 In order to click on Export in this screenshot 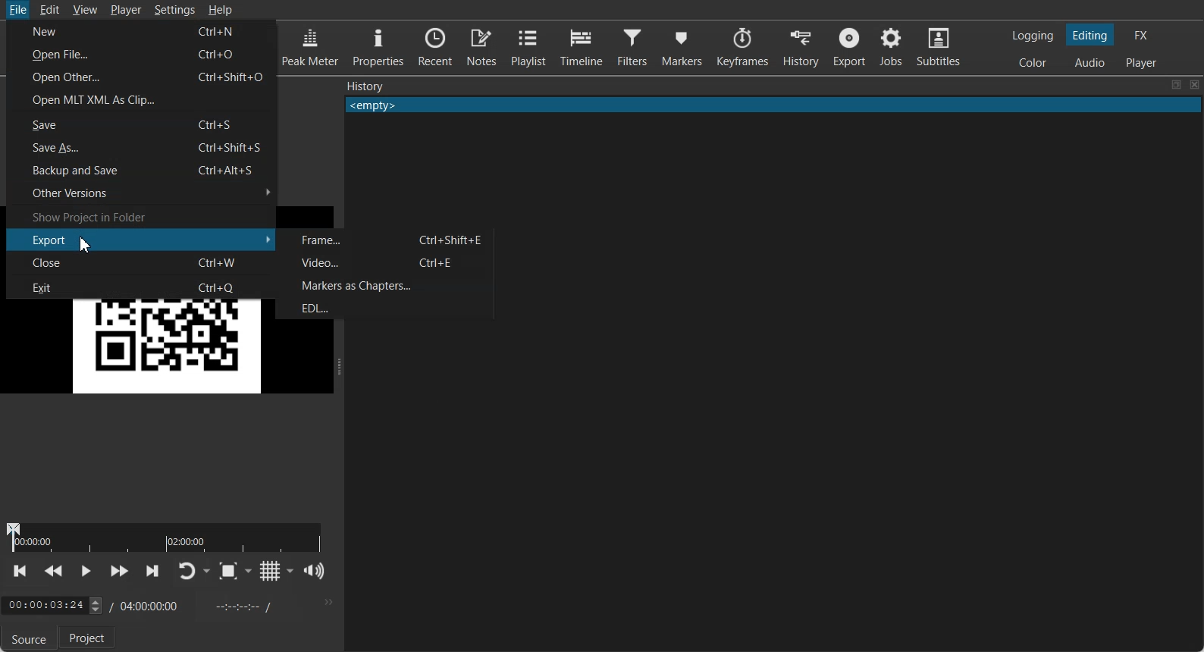, I will do `click(145, 239)`.